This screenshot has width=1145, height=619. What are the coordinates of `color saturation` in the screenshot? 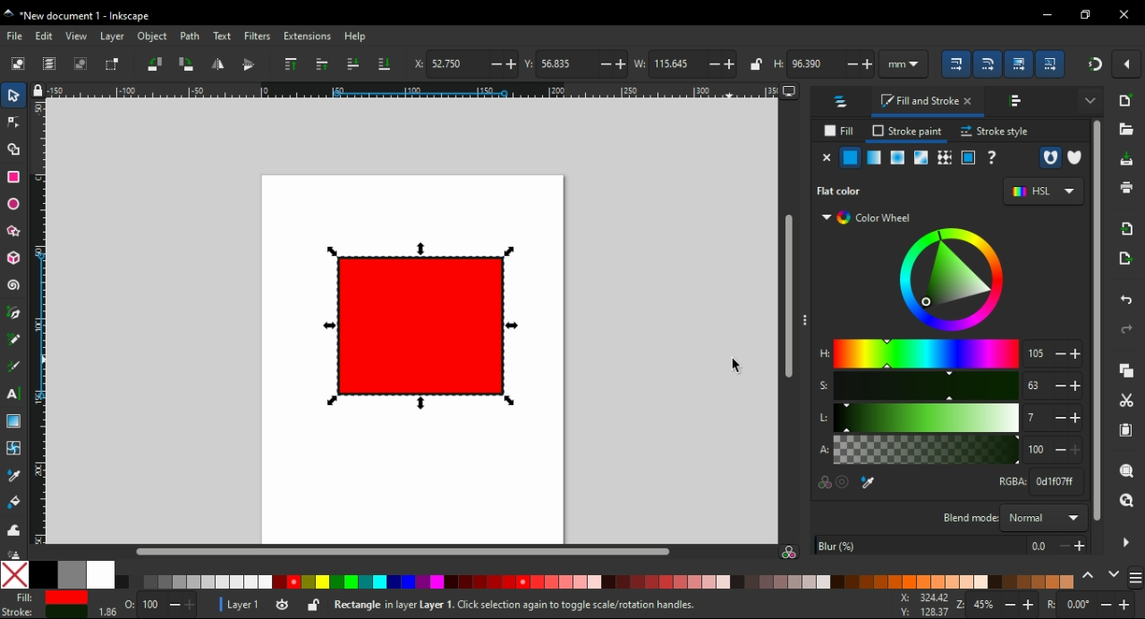 It's located at (789, 550).